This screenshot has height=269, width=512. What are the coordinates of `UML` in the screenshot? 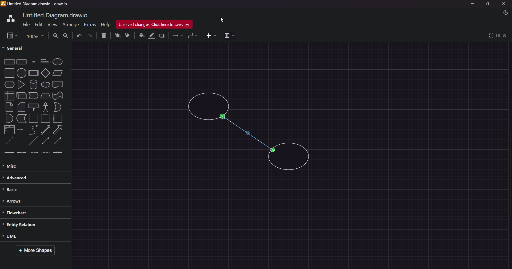 It's located at (24, 237).